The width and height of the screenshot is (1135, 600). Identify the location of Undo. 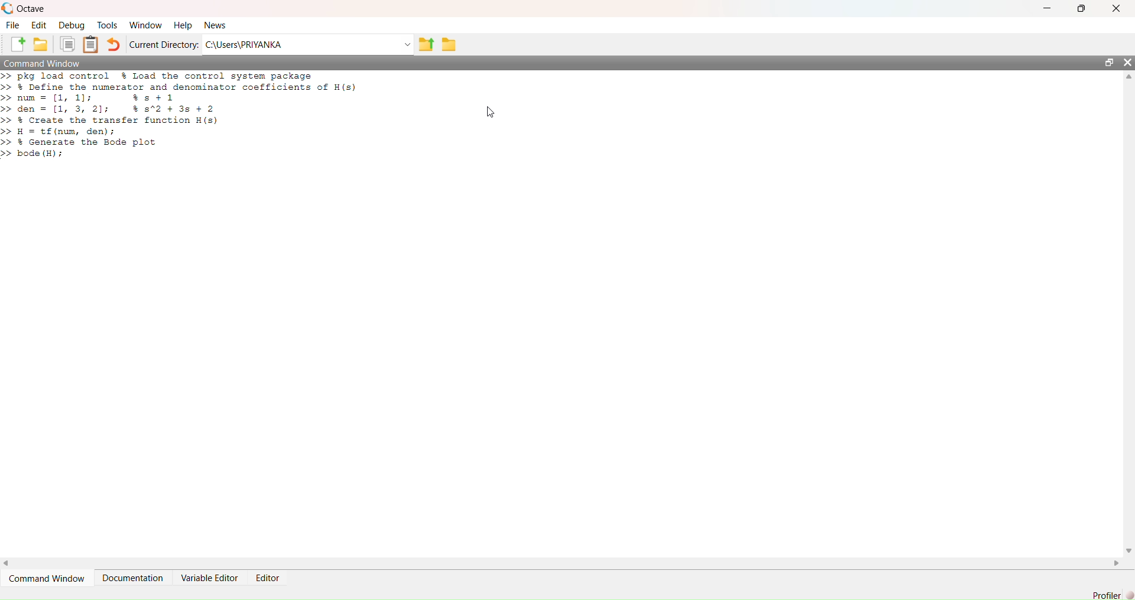
(113, 44).